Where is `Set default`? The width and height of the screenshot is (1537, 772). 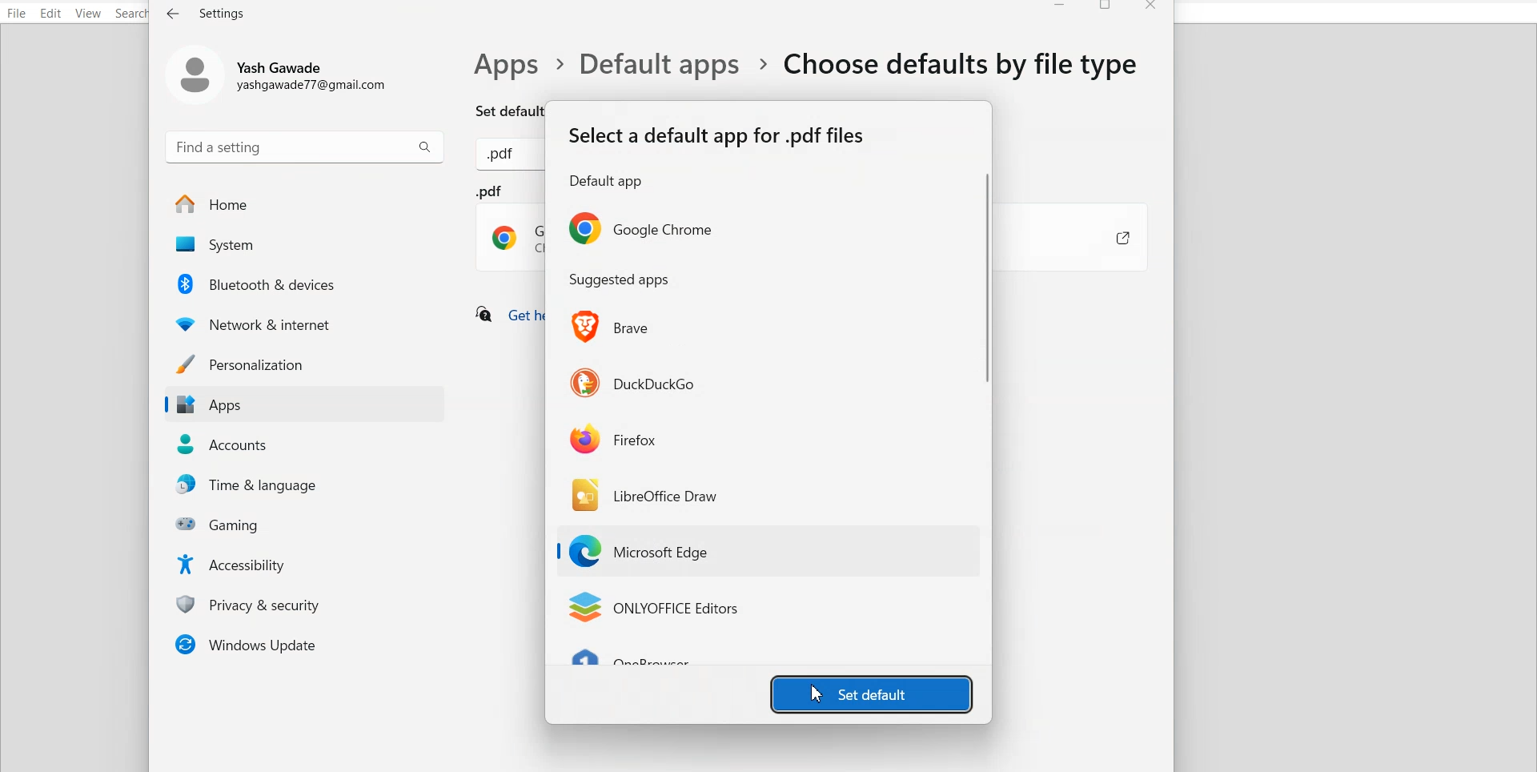
Set default is located at coordinates (494, 109).